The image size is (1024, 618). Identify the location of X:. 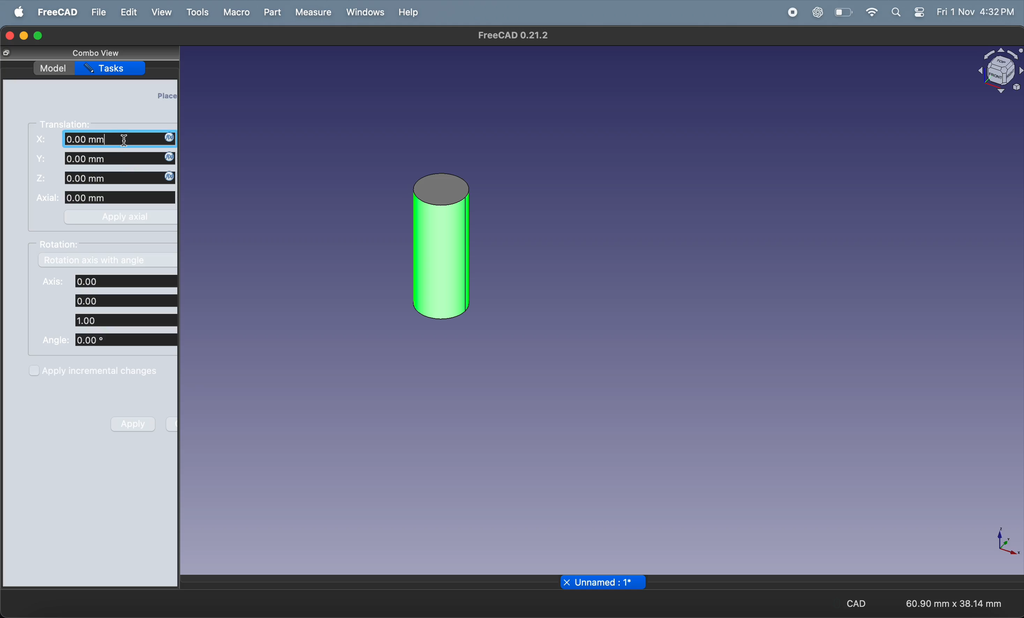
(42, 140).